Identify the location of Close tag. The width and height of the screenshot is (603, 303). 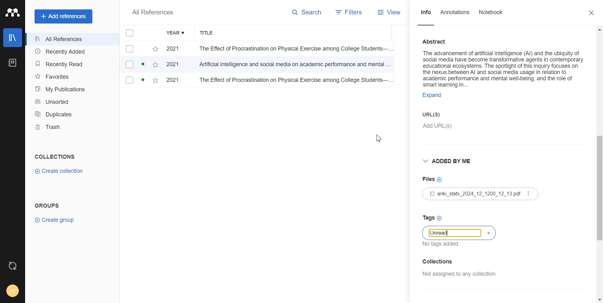
(488, 233).